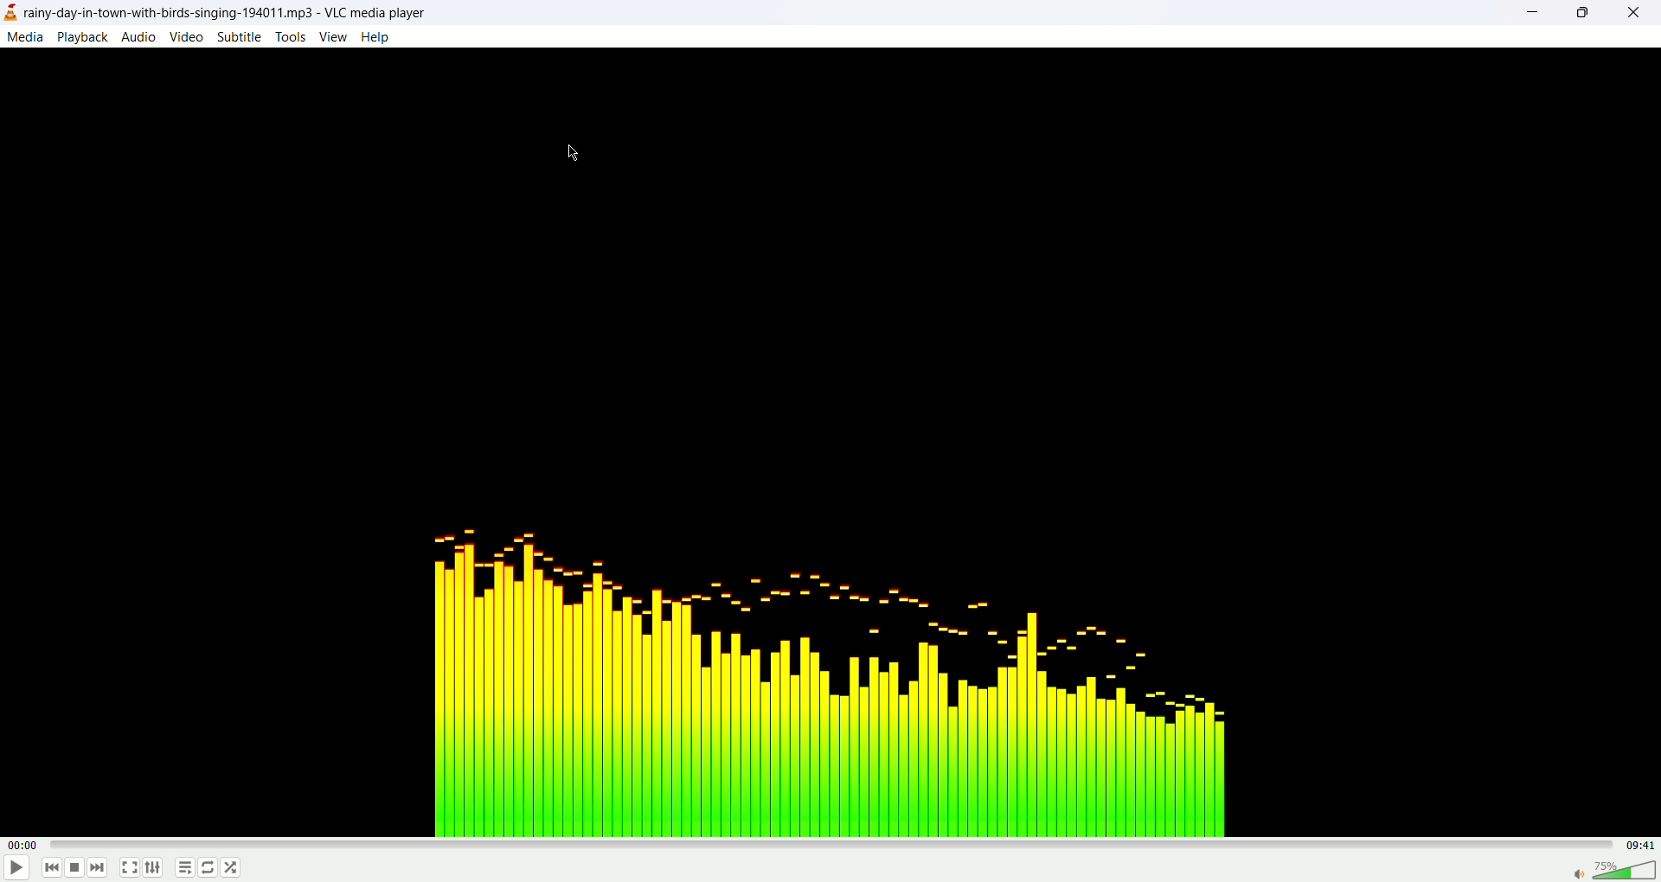 The image size is (1661, 882). Describe the element at coordinates (230, 866) in the screenshot. I see `shuffle` at that location.